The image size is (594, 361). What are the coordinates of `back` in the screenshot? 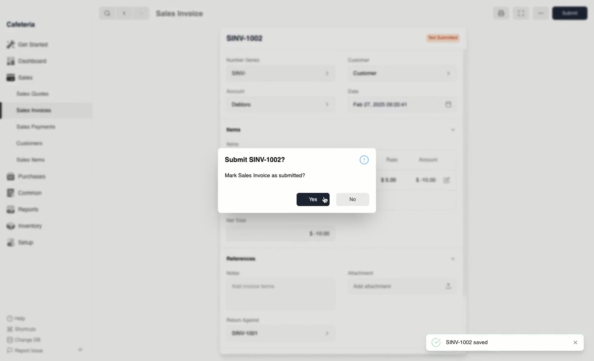 It's located at (125, 13).